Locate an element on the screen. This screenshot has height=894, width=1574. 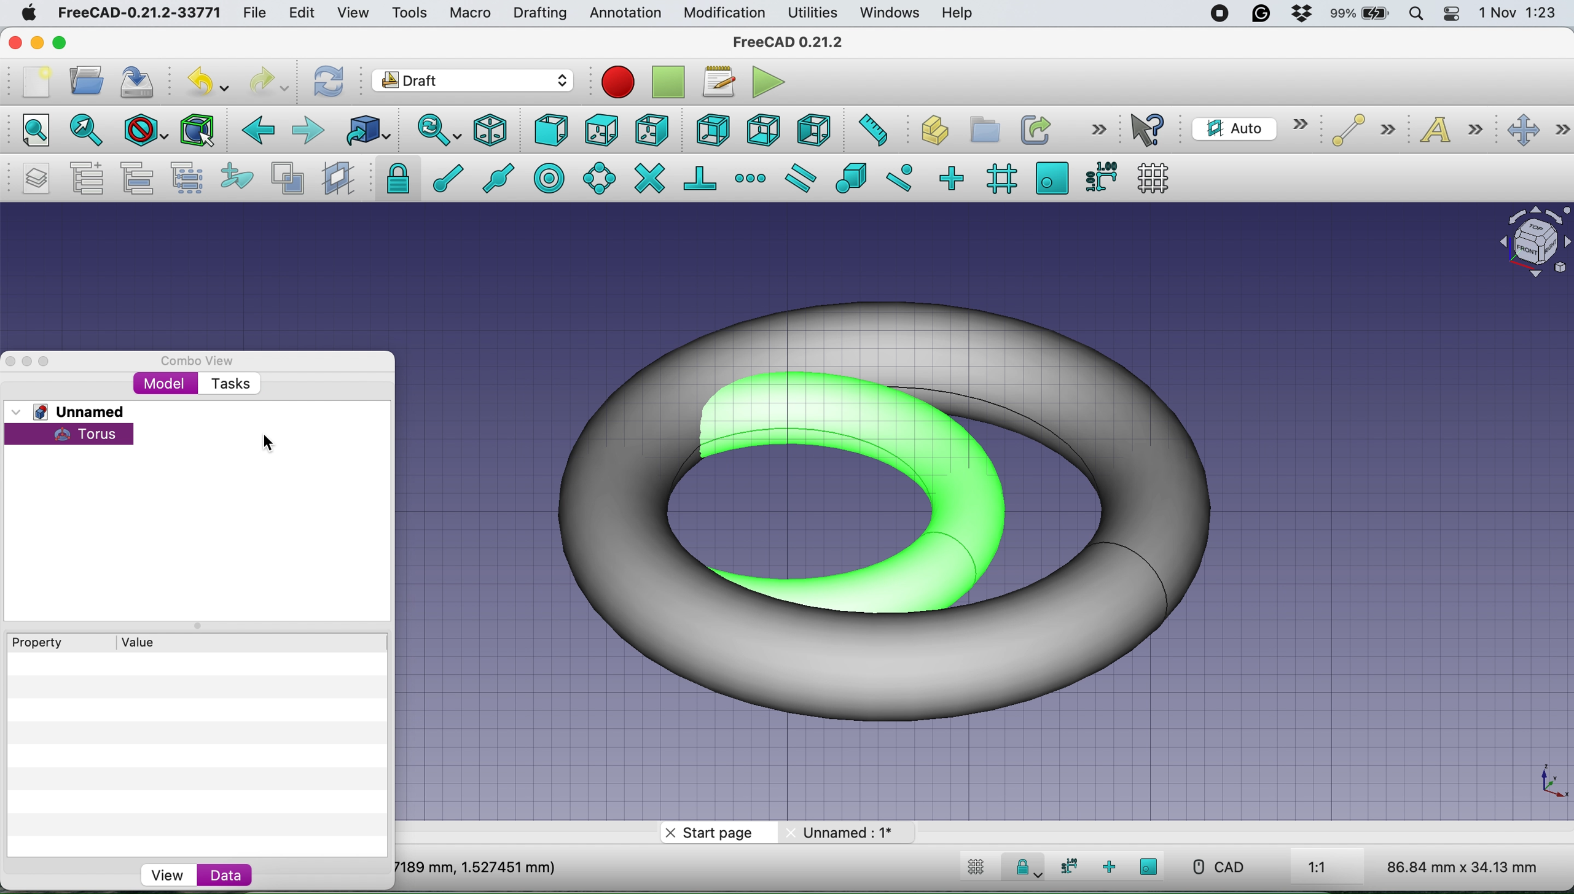
annotation is located at coordinates (625, 14).